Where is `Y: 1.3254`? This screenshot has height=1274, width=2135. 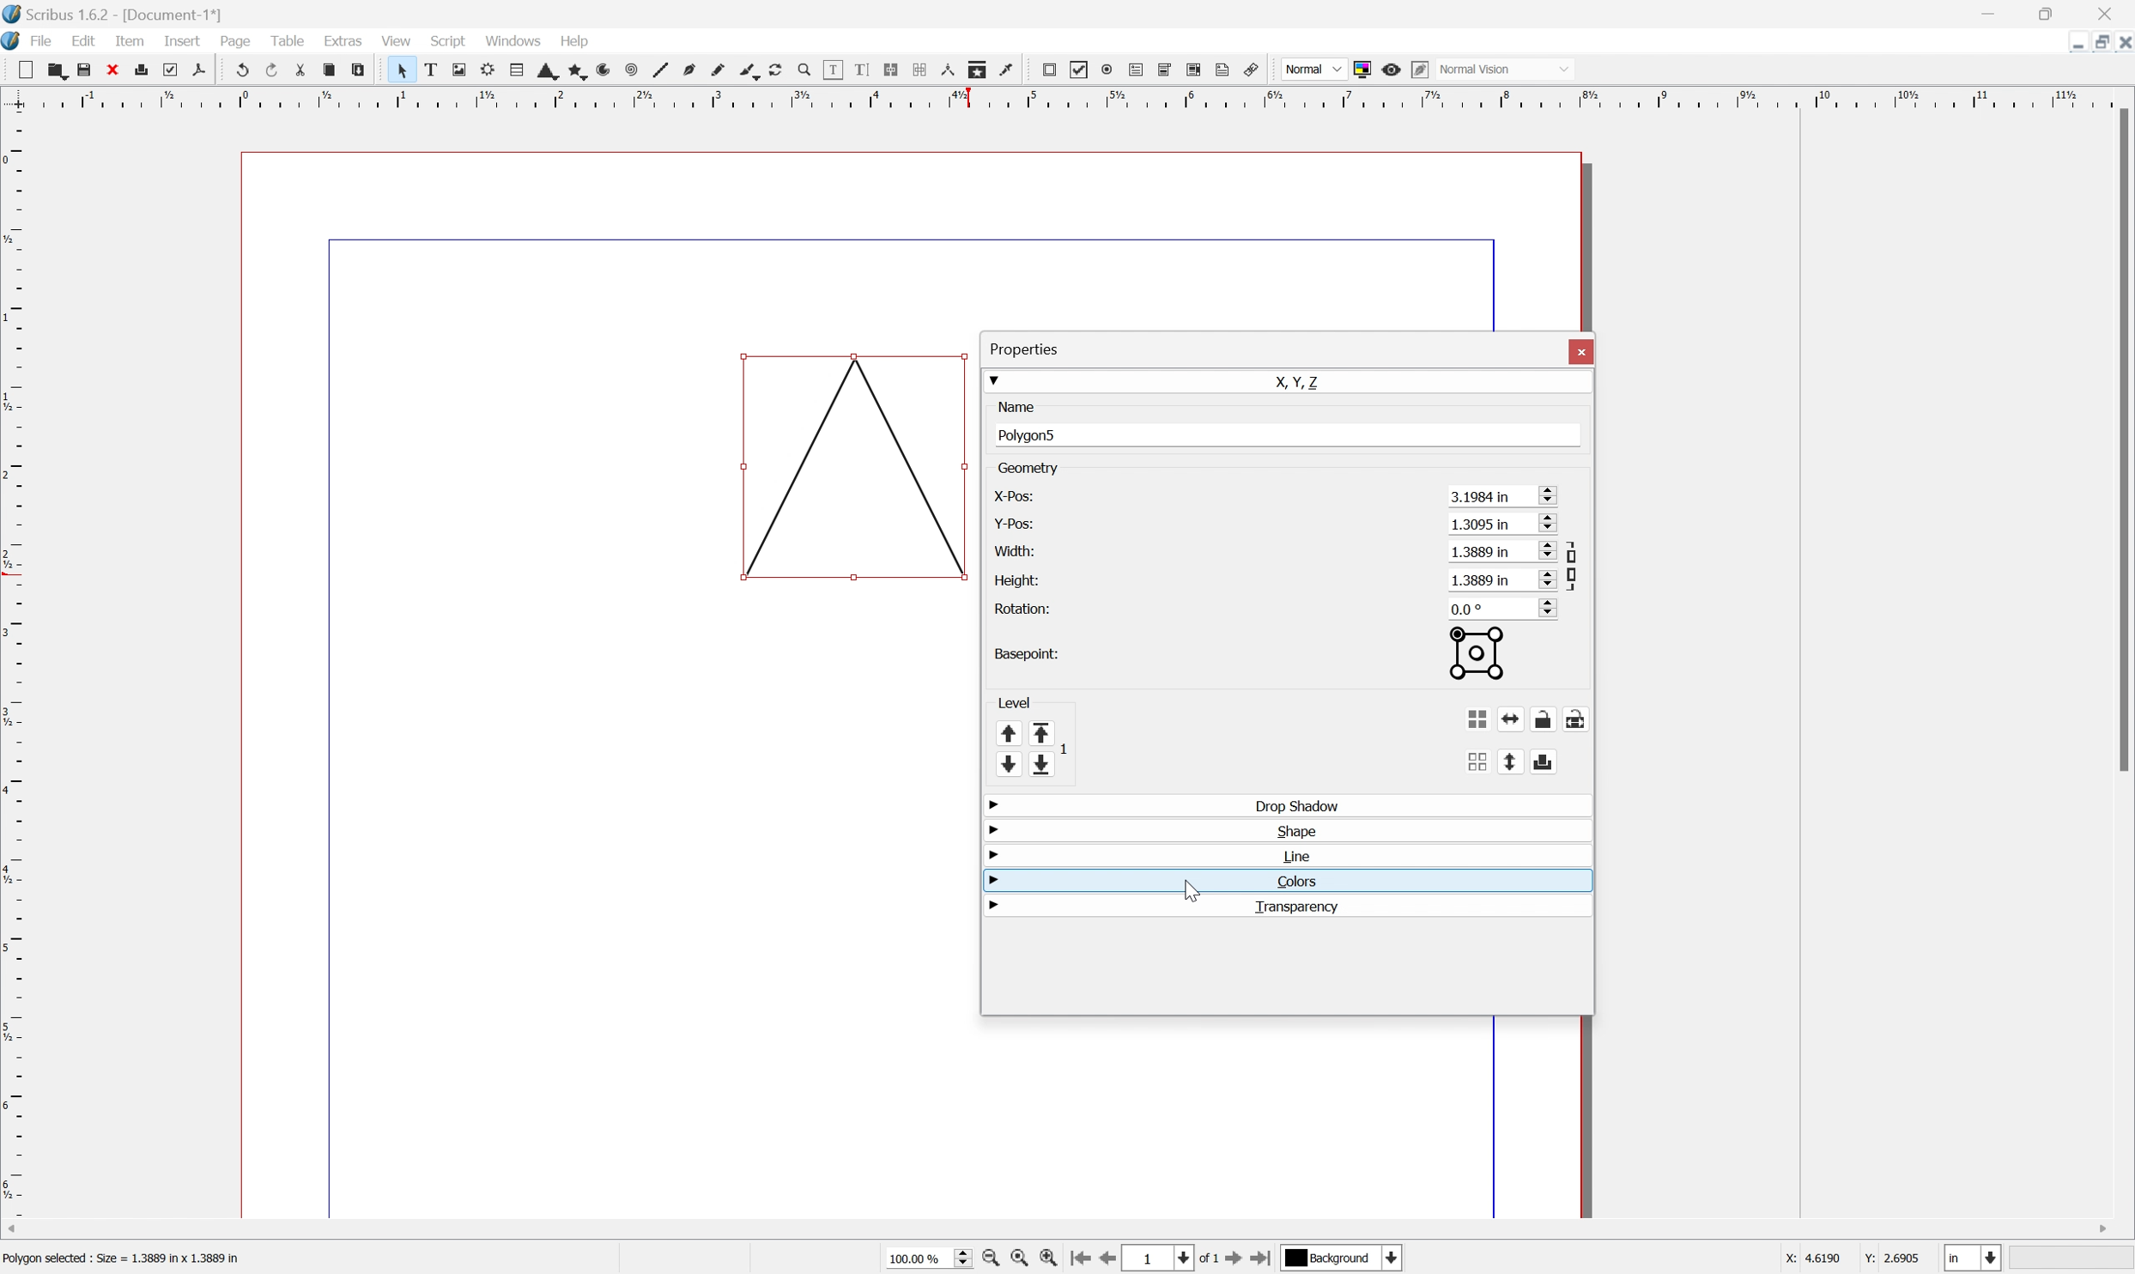 Y: 1.3254 is located at coordinates (1891, 1259).